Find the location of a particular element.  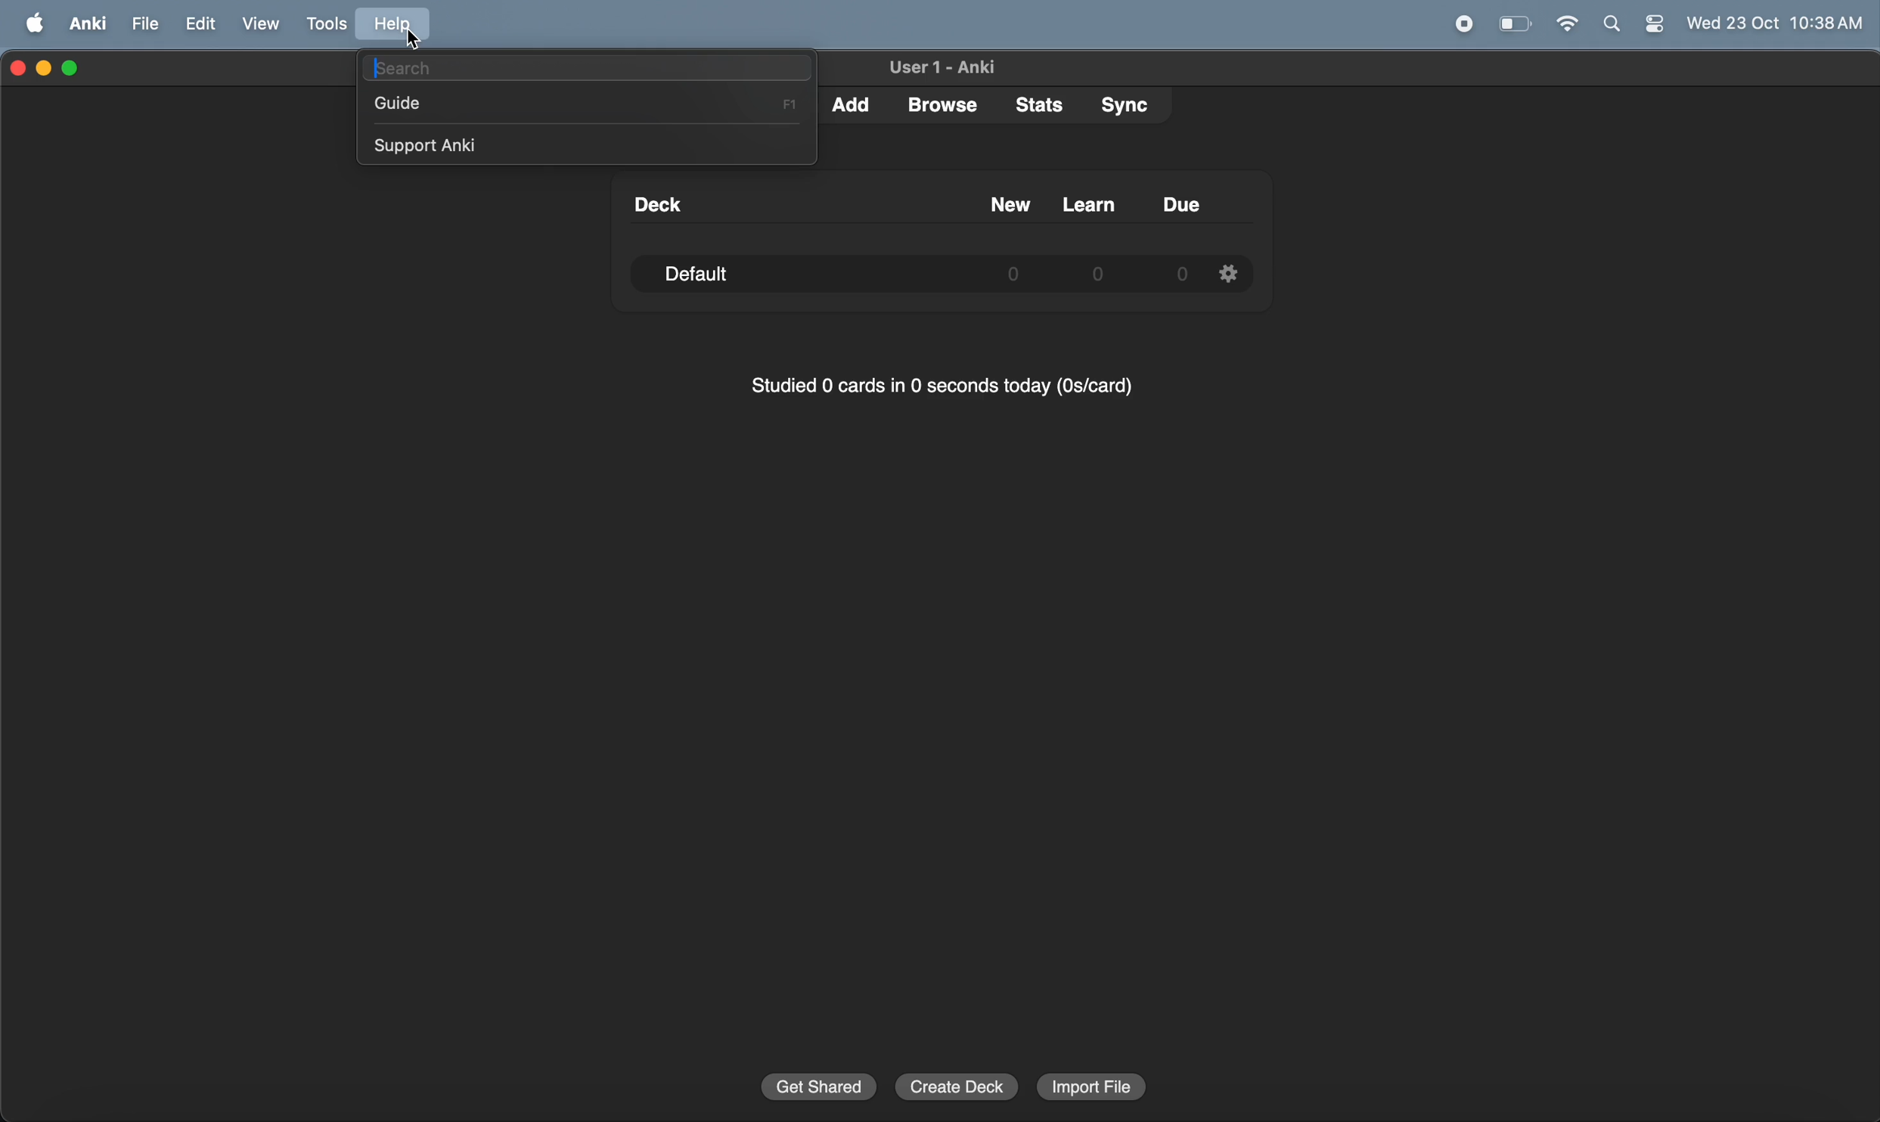

Search is located at coordinates (1612, 26).